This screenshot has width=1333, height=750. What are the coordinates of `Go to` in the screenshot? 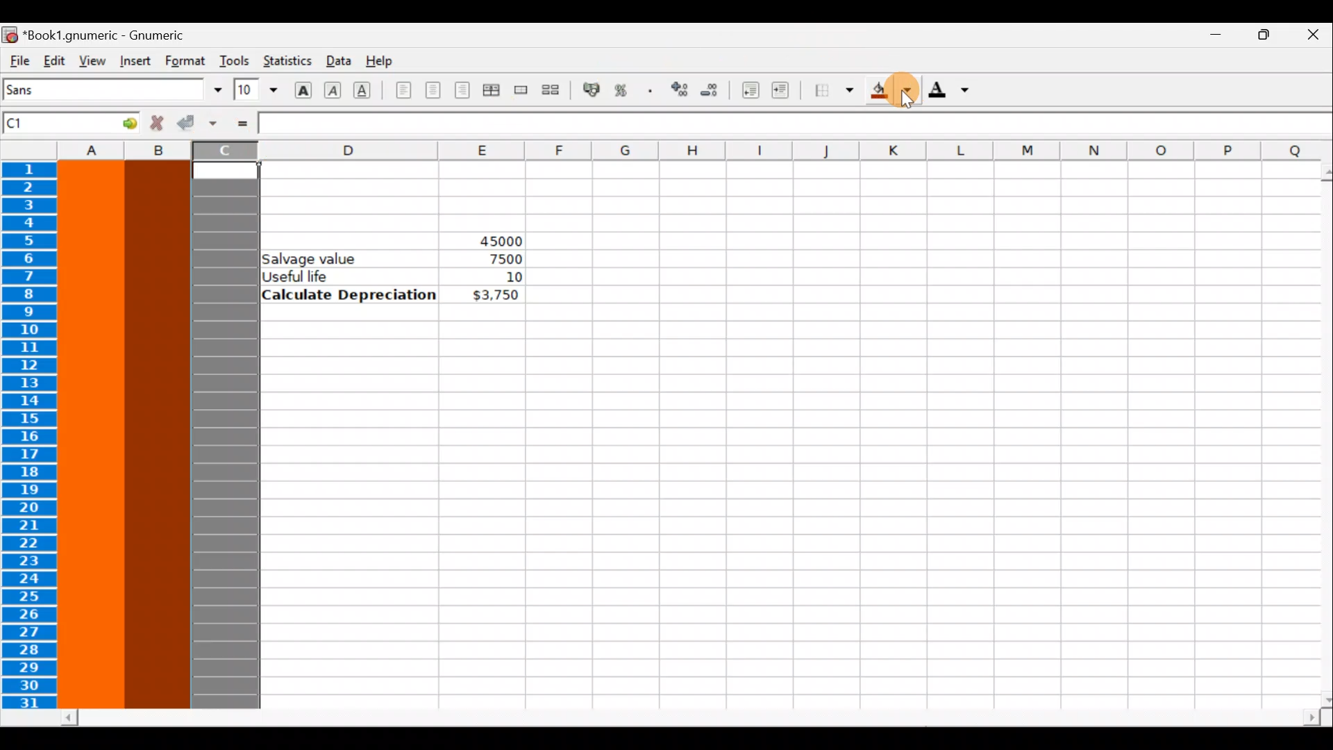 It's located at (120, 122).